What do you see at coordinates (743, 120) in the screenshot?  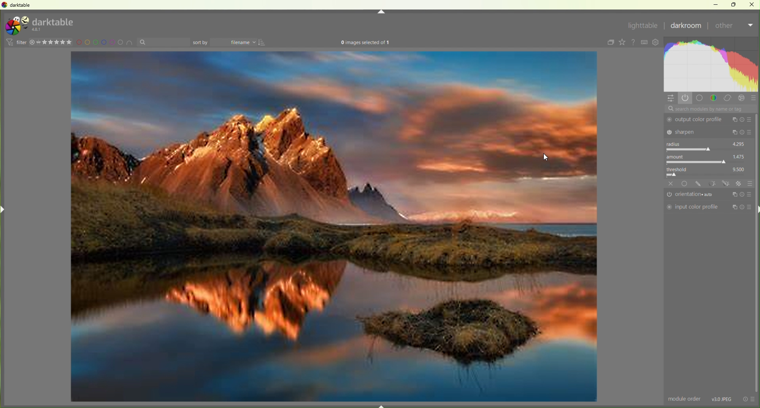 I see `copy, reset and presets` at bounding box center [743, 120].